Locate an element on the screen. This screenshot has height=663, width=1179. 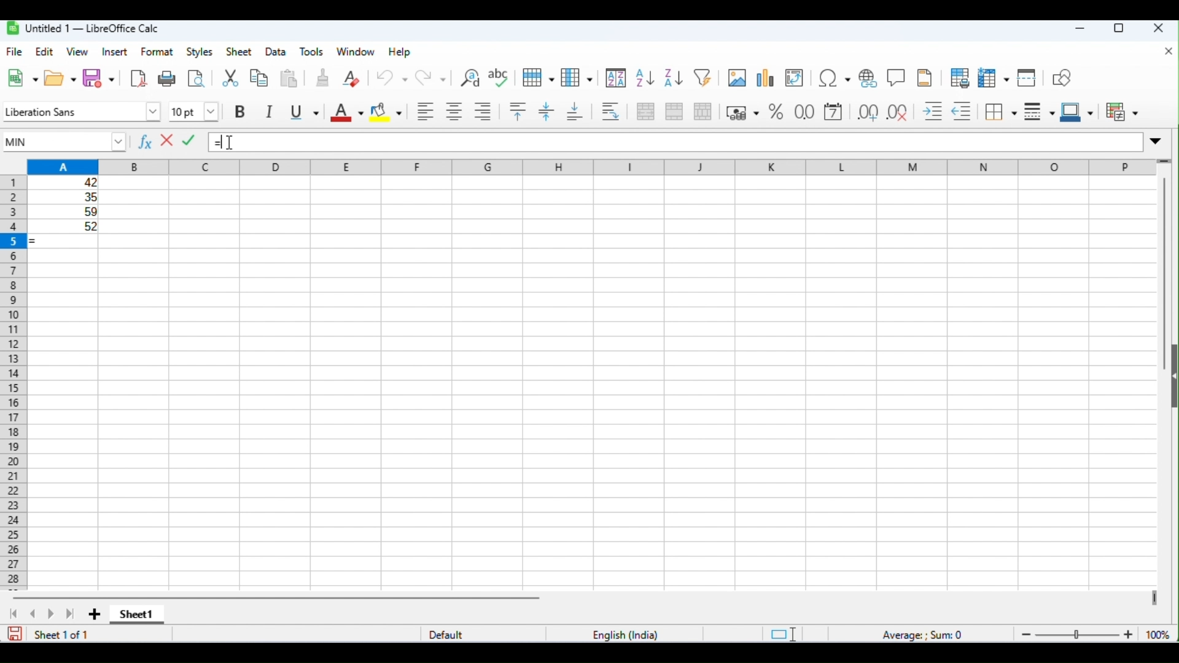
font style is located at coordinates (81, 110).